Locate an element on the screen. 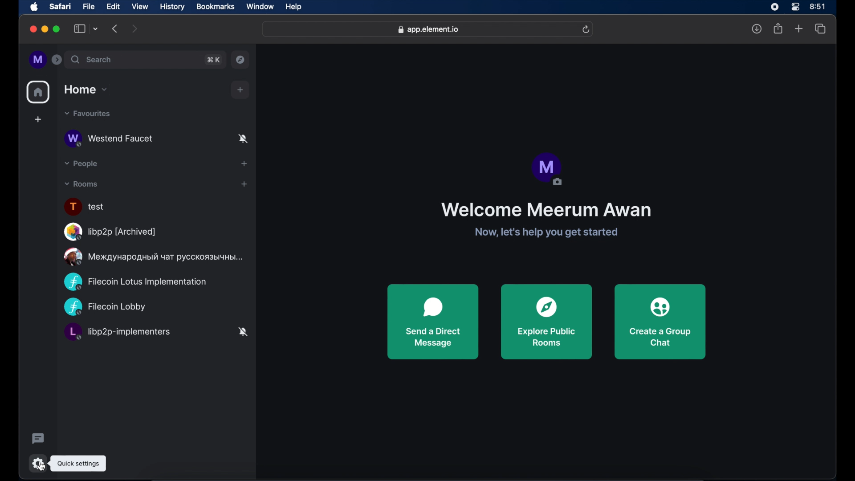 This screenshot has height=481, width=855. tab group picker is located at coordinates (96, 29).